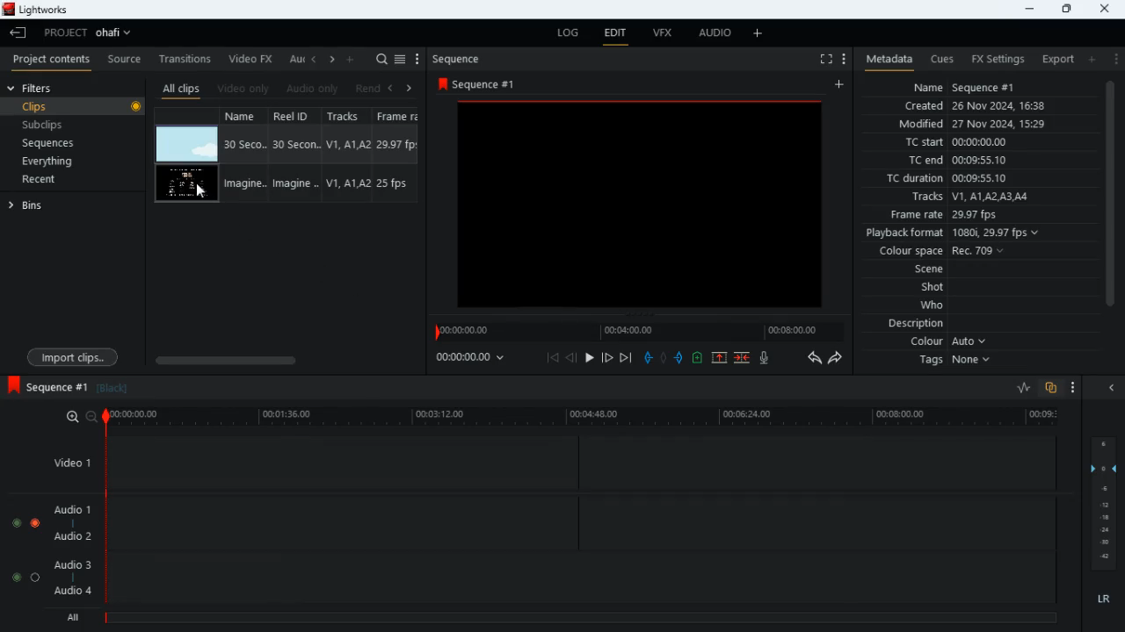 This screenshot has height=632, width=1125. What do you see at coordinates (72, 205) in the screenshot?
I see `bins` at bounding box center [72, 205].